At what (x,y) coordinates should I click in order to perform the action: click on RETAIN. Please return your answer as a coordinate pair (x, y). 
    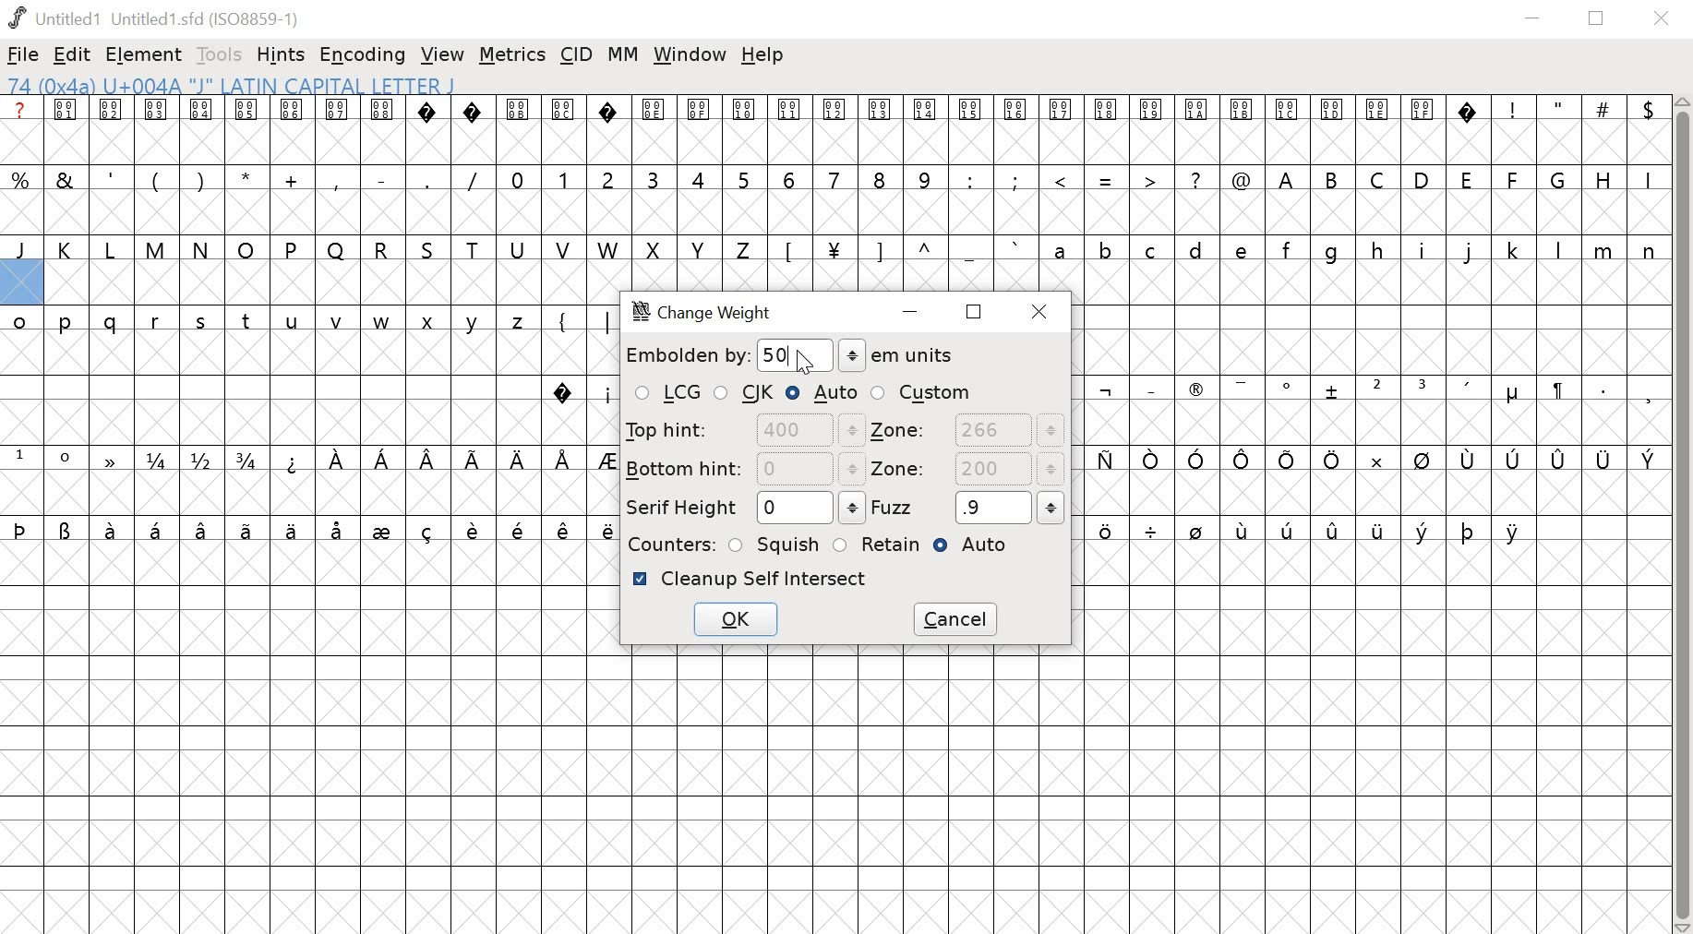
    Looking at the image, I should click on (876, 545).